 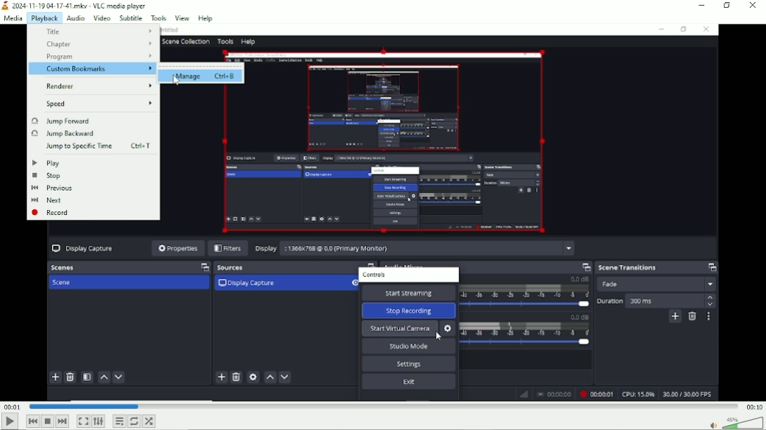 What do you see at coordinates (74, 18) in the screenshot?
I see `Audio` at bounding box center [74, 18].